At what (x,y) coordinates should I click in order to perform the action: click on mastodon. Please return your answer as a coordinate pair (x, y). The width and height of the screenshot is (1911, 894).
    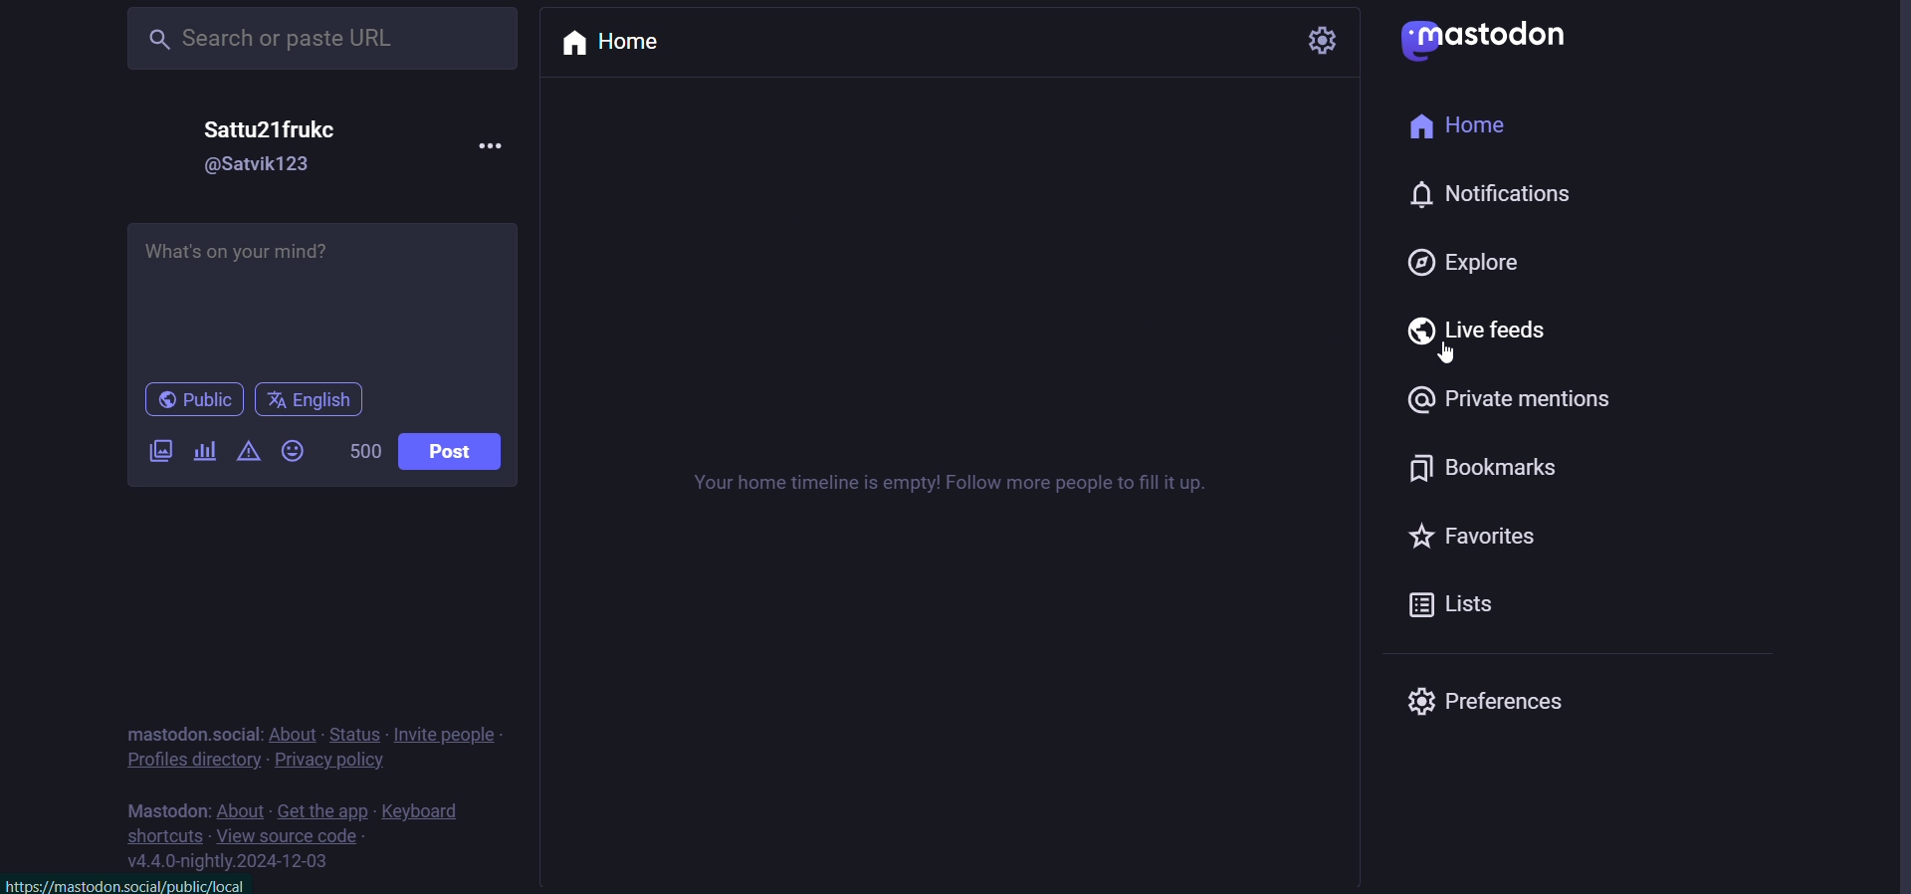
    Looking at the image, I should click on (164, 810).